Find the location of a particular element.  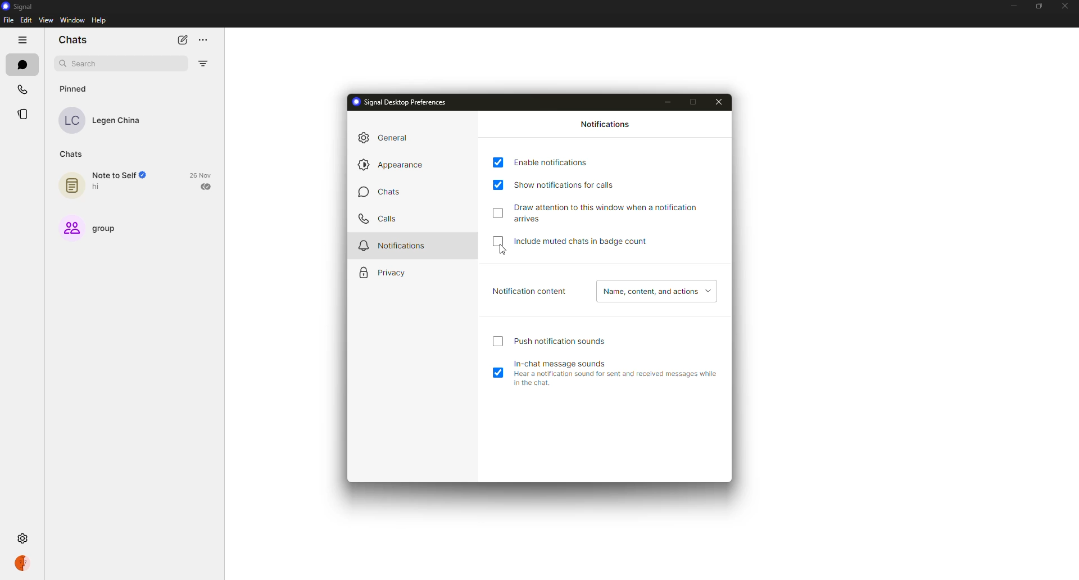

include muted chats in badge count is located at coordinates (577, 242).